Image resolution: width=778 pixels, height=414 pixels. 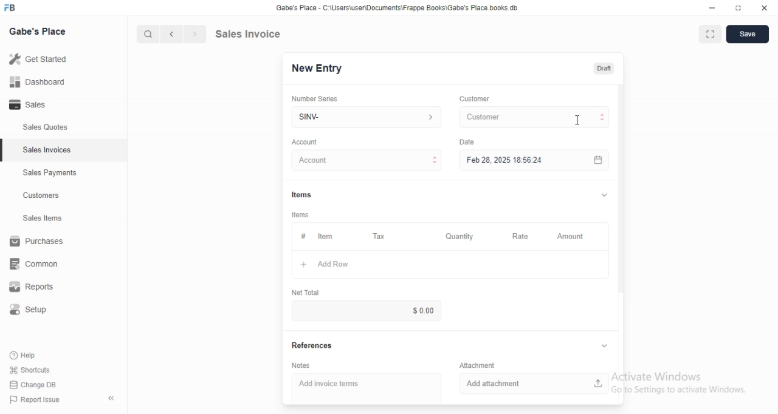 What do you see at coordinates (321, 68) in the screenshot?
I see `New Entry` at bounding box center [321, 68].